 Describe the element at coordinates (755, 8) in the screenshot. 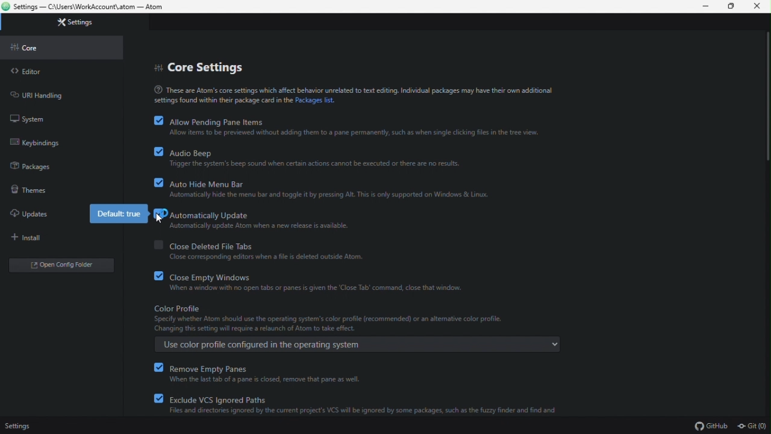

I see `Close` at that location.